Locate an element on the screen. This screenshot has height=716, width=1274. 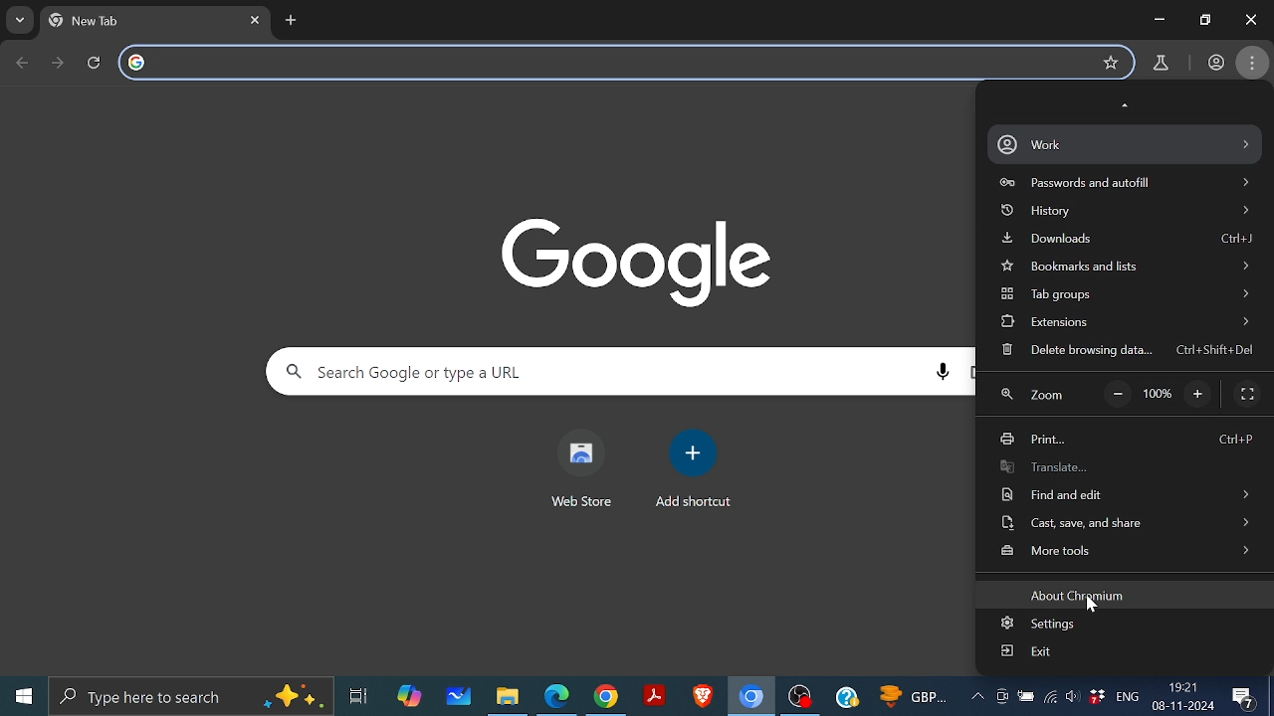
Battery is located at coordinates (1026, 696).